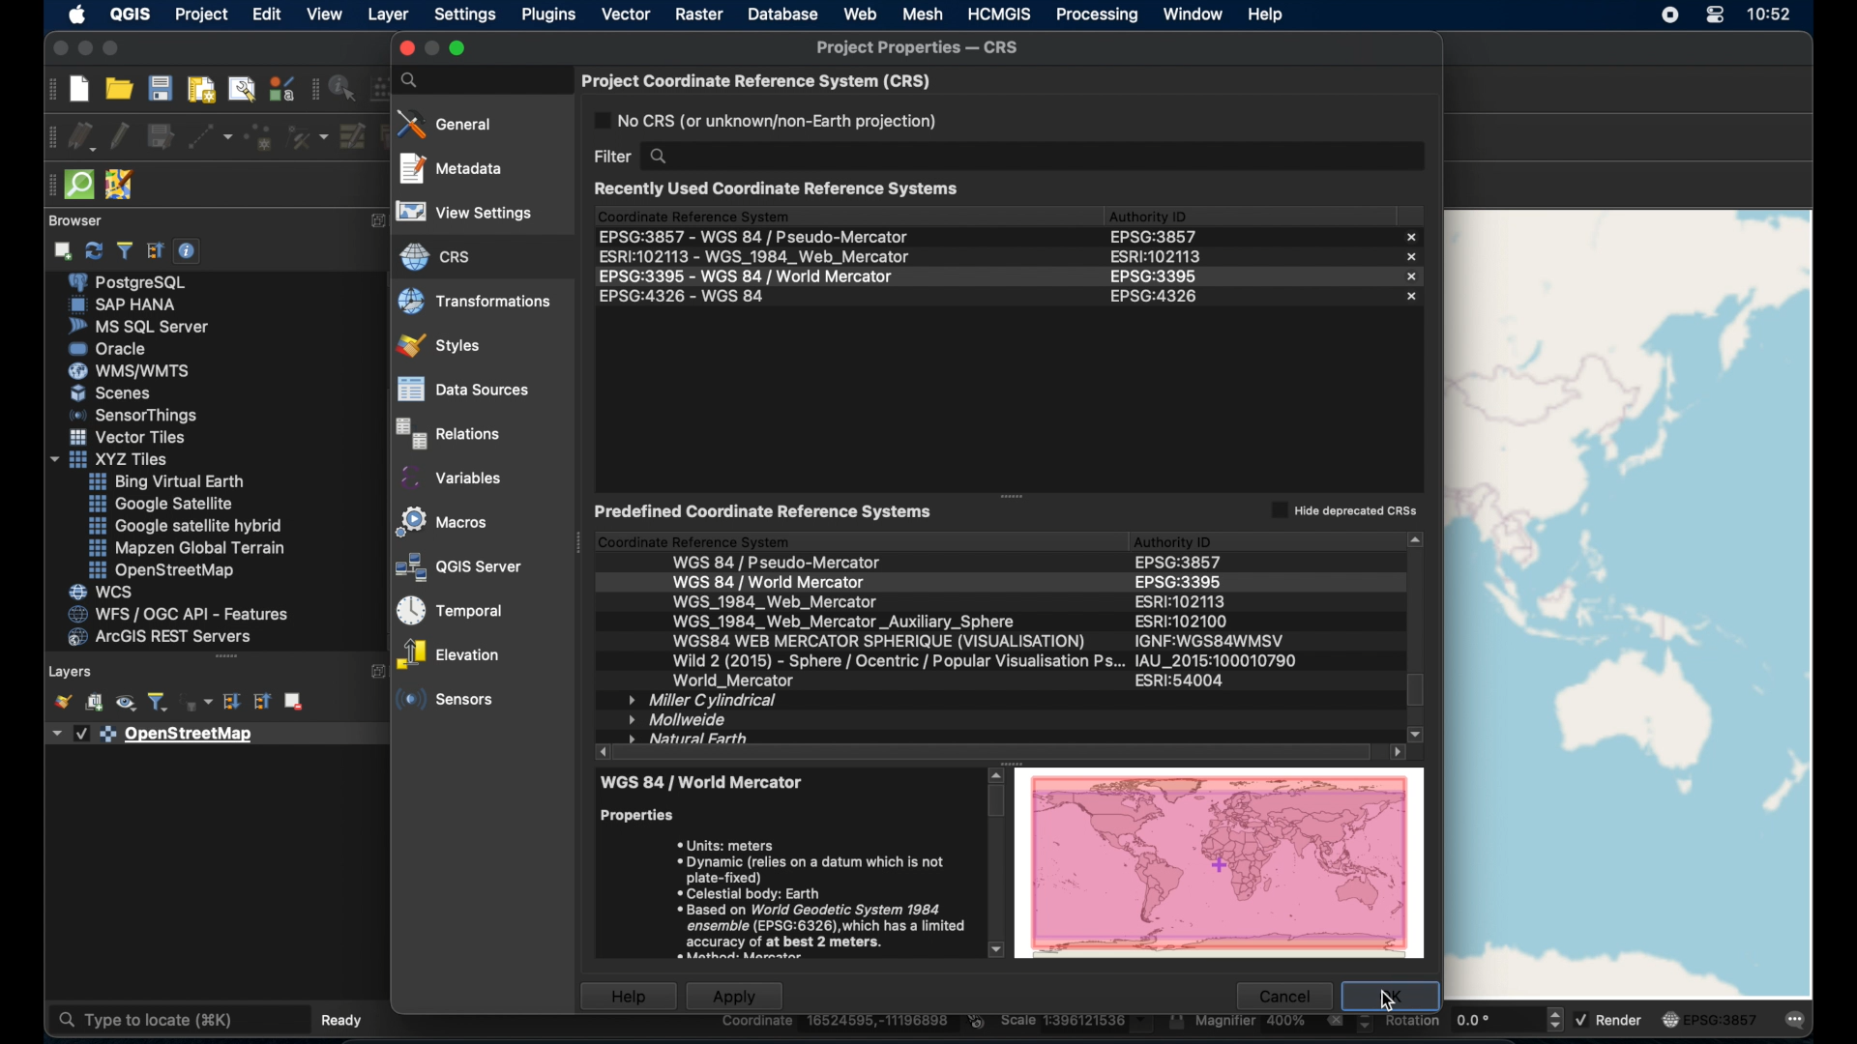 The height and width of the screenshot is (1044, 1857). What do you see at coordinates (695, 538) in the screenshot?
I see `coordinate reference system` at bounding box center [695, 538].